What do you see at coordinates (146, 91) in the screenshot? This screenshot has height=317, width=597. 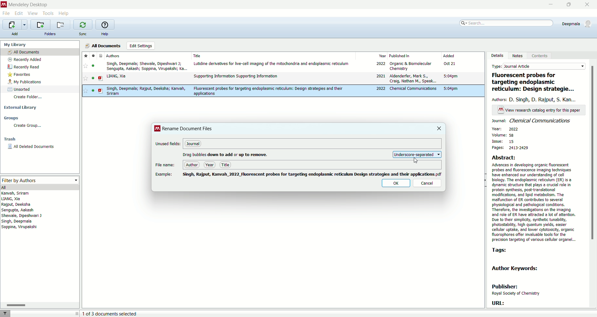 I see `Singh, Deepmala; Rajput, Deeksha; Kanvah,
Sriram` at bounding box center [146, 91].